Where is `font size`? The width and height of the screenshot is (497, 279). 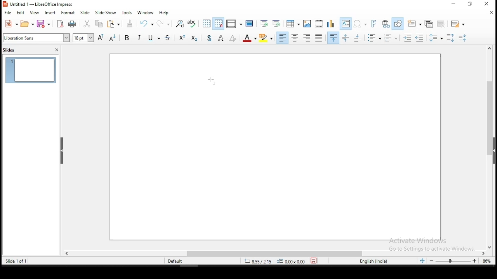 font size is located at coordinates (82, 37).